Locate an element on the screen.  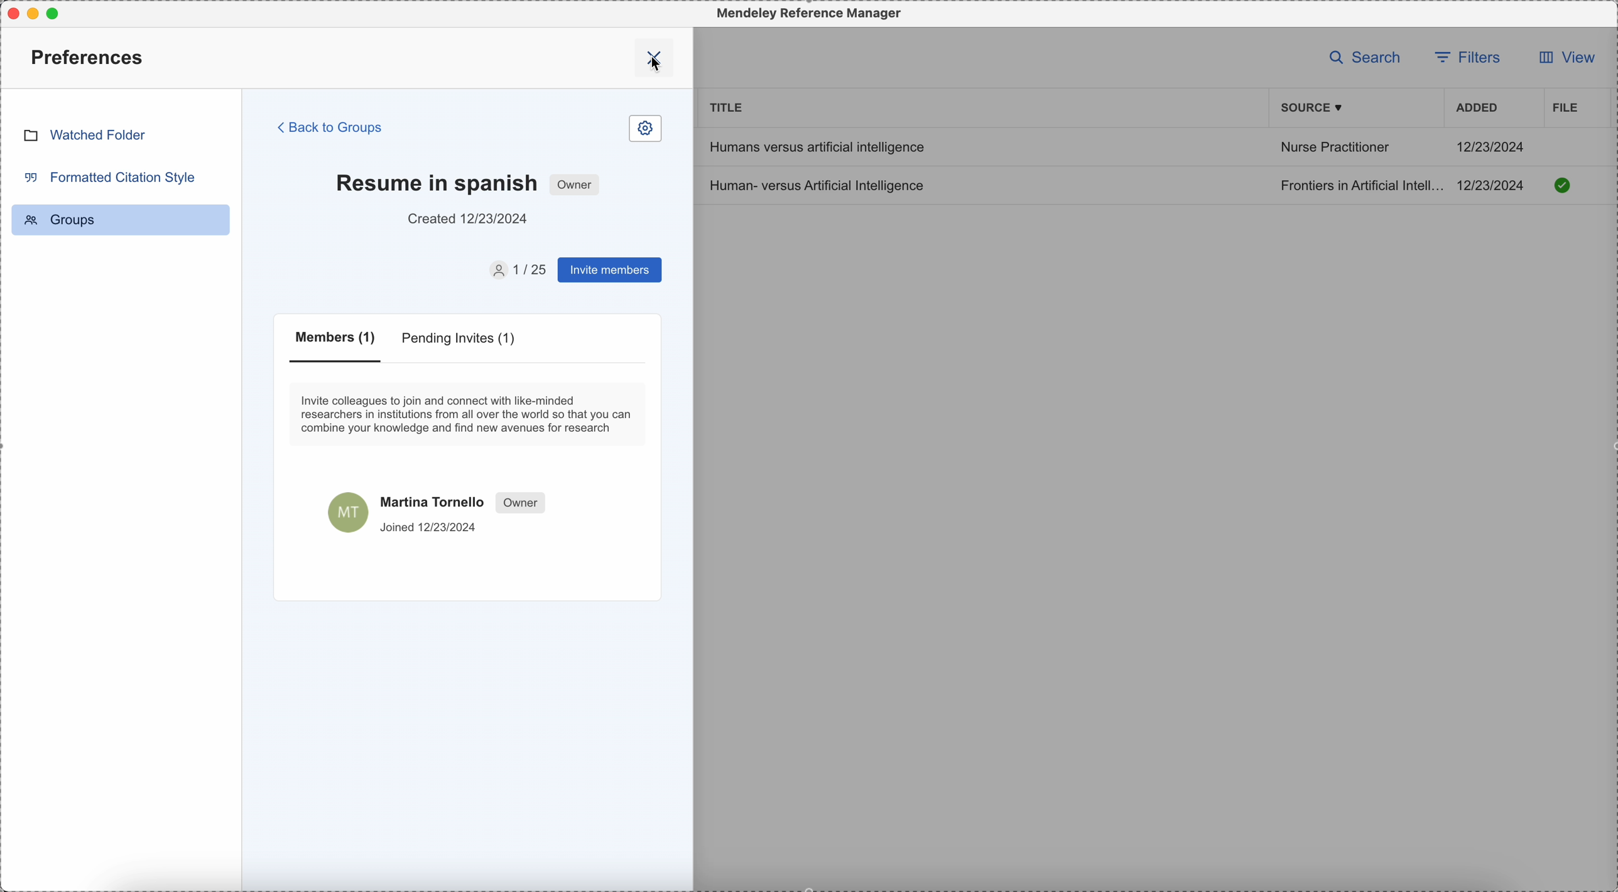
Checkmark is located at coordinates (1563, 185).